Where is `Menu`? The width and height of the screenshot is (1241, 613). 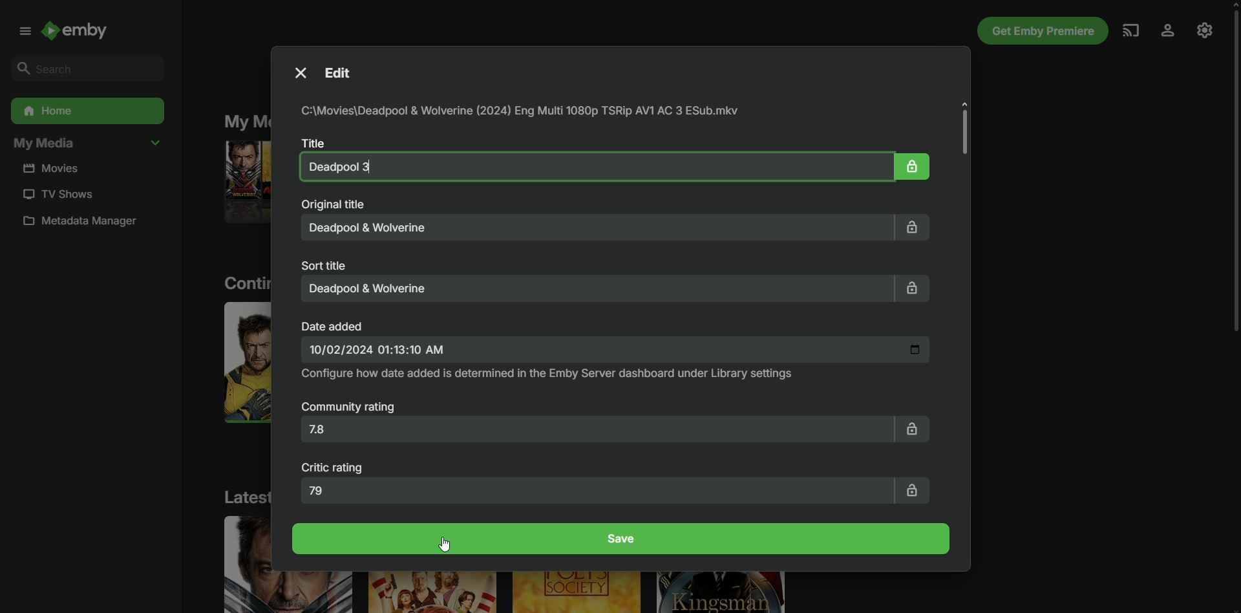 Menu is located at coordinates (22, 31).